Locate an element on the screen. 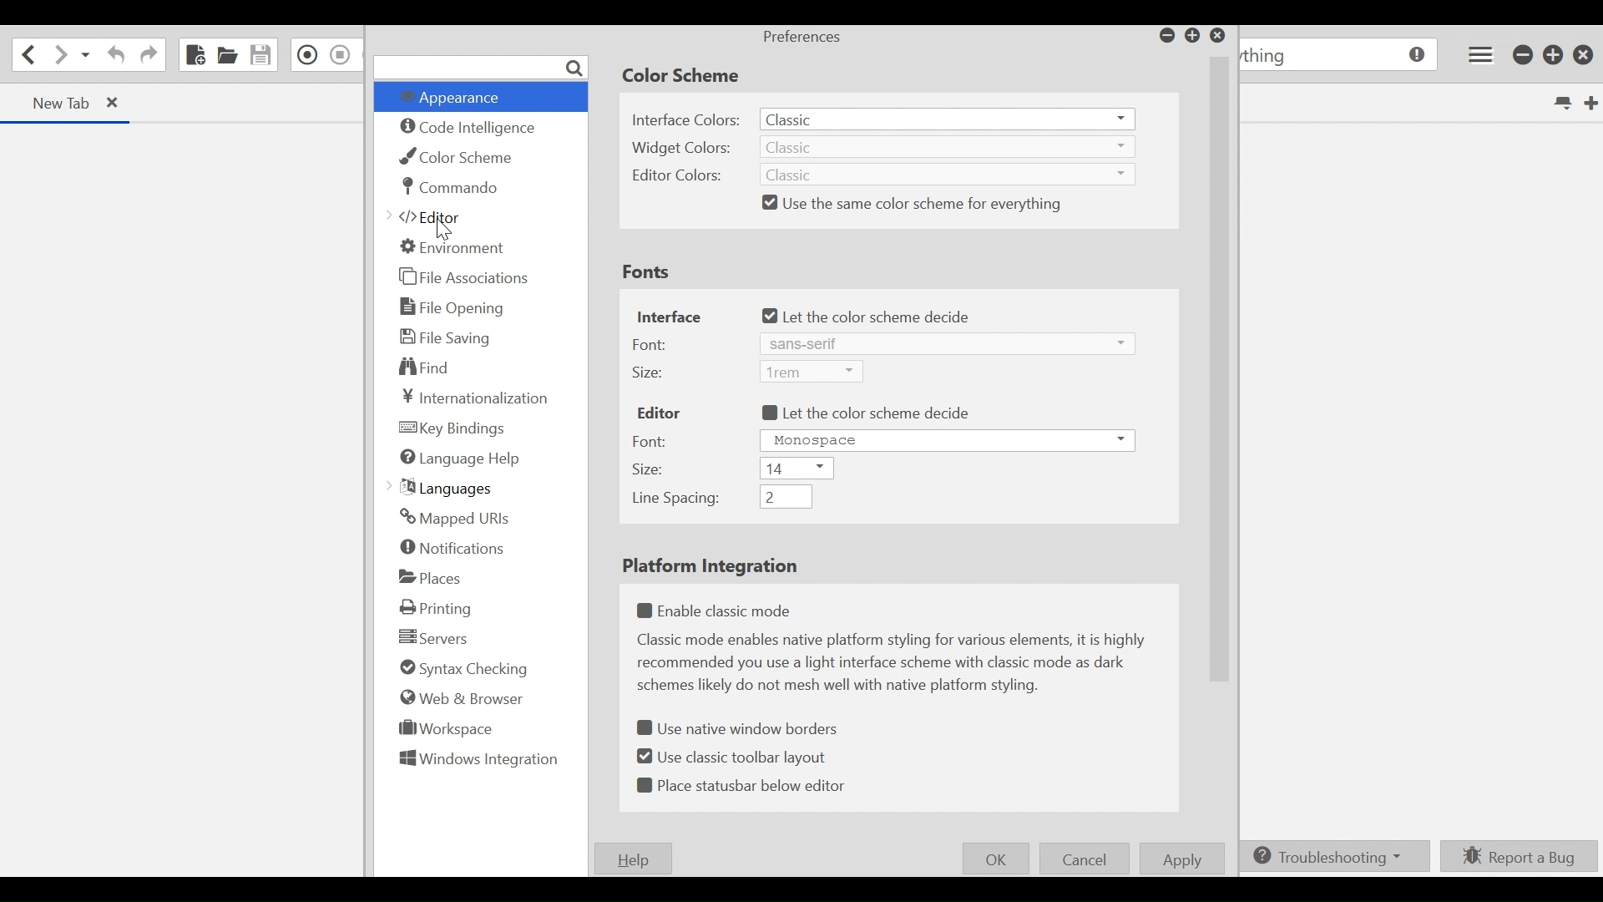  Font dropdown menu is located at coordinates (948, 441).